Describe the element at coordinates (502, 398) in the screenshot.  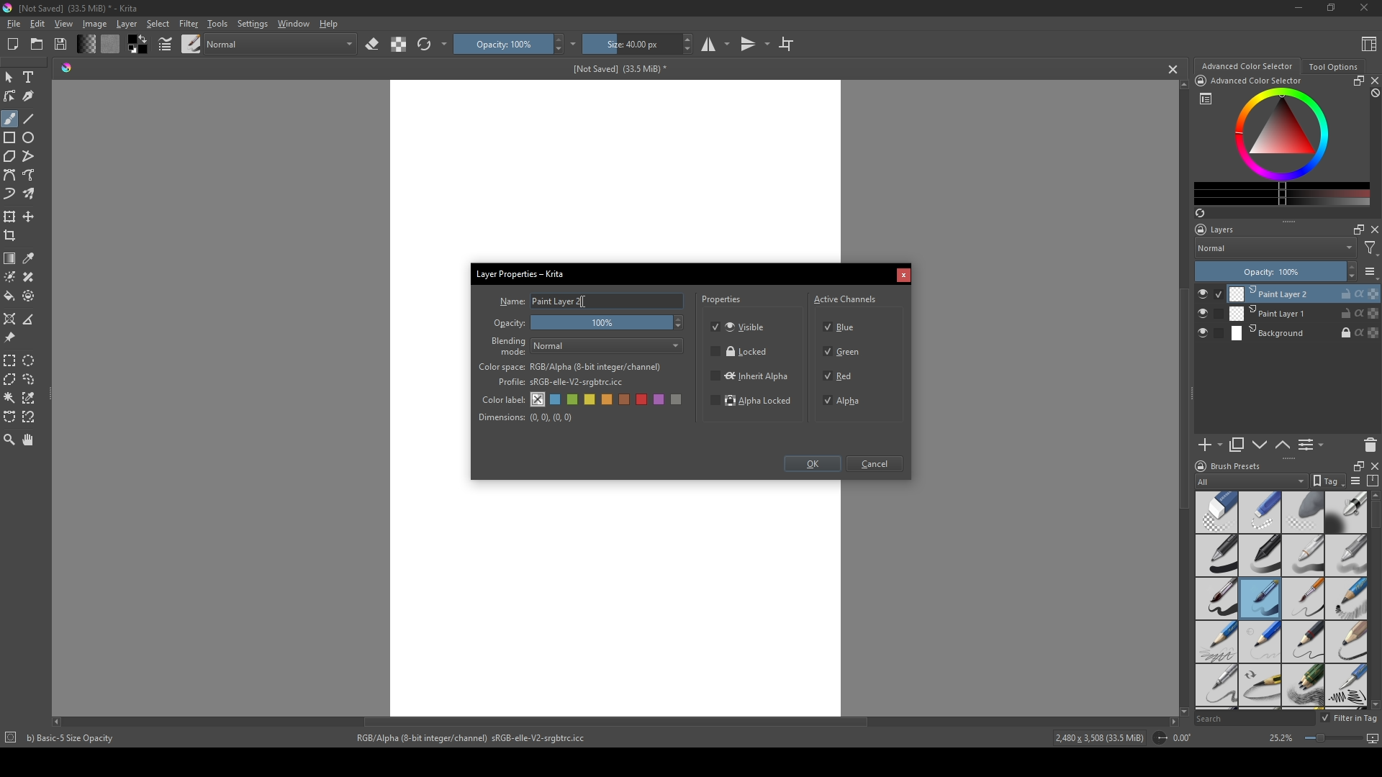
I see `Color label` at that location.